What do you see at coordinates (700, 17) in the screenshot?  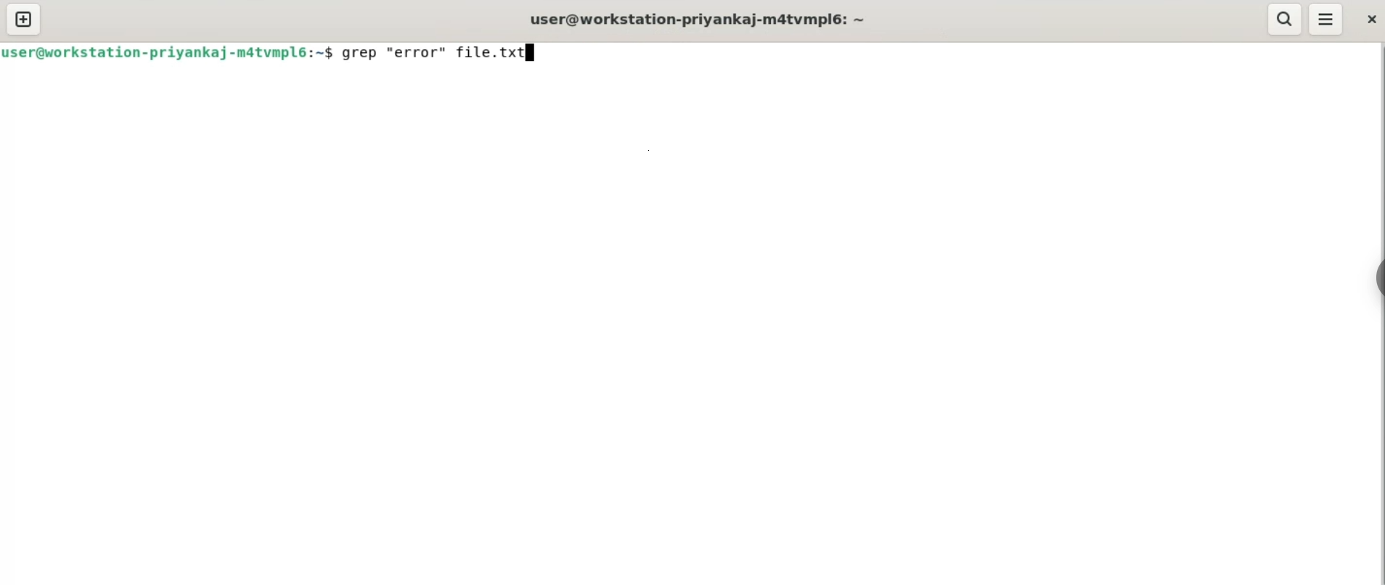 I see `user@workstation-priyankaj-m4tvmpl6: ~` at bounding box center [700, 17].